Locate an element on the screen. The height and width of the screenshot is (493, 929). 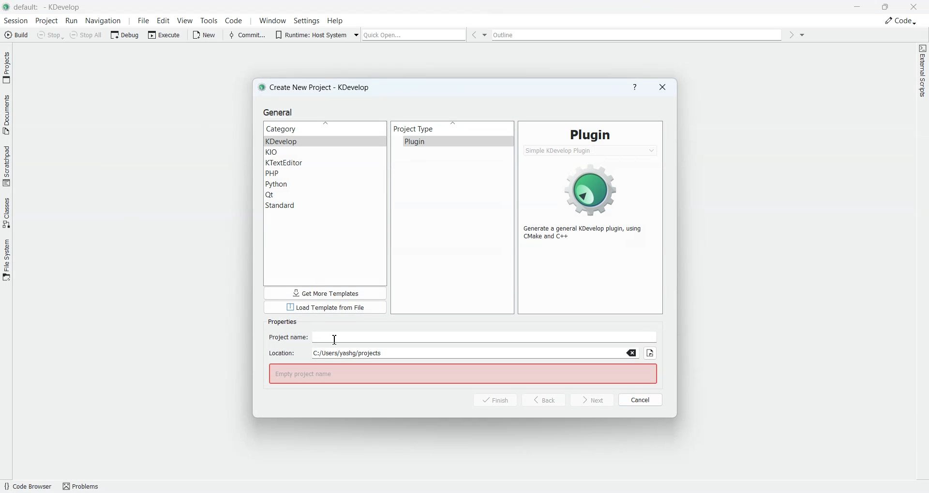
Text is located at coordinates (282, 321).